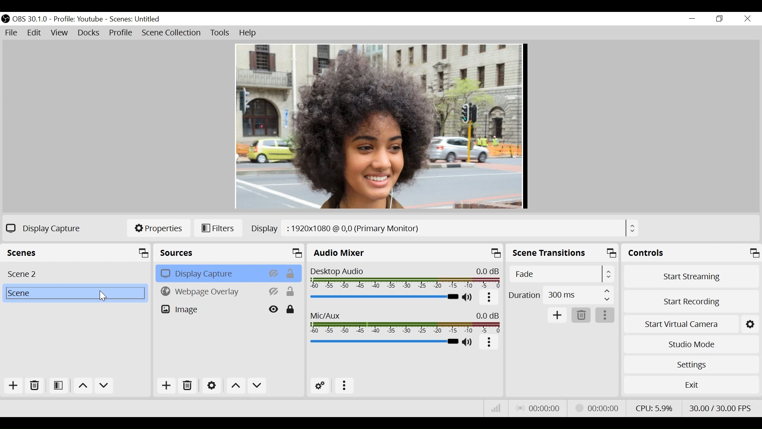  What do you see at coordinates (580, 315) in the screenshot?
I see `Delete` at bounding box center [580, 315].